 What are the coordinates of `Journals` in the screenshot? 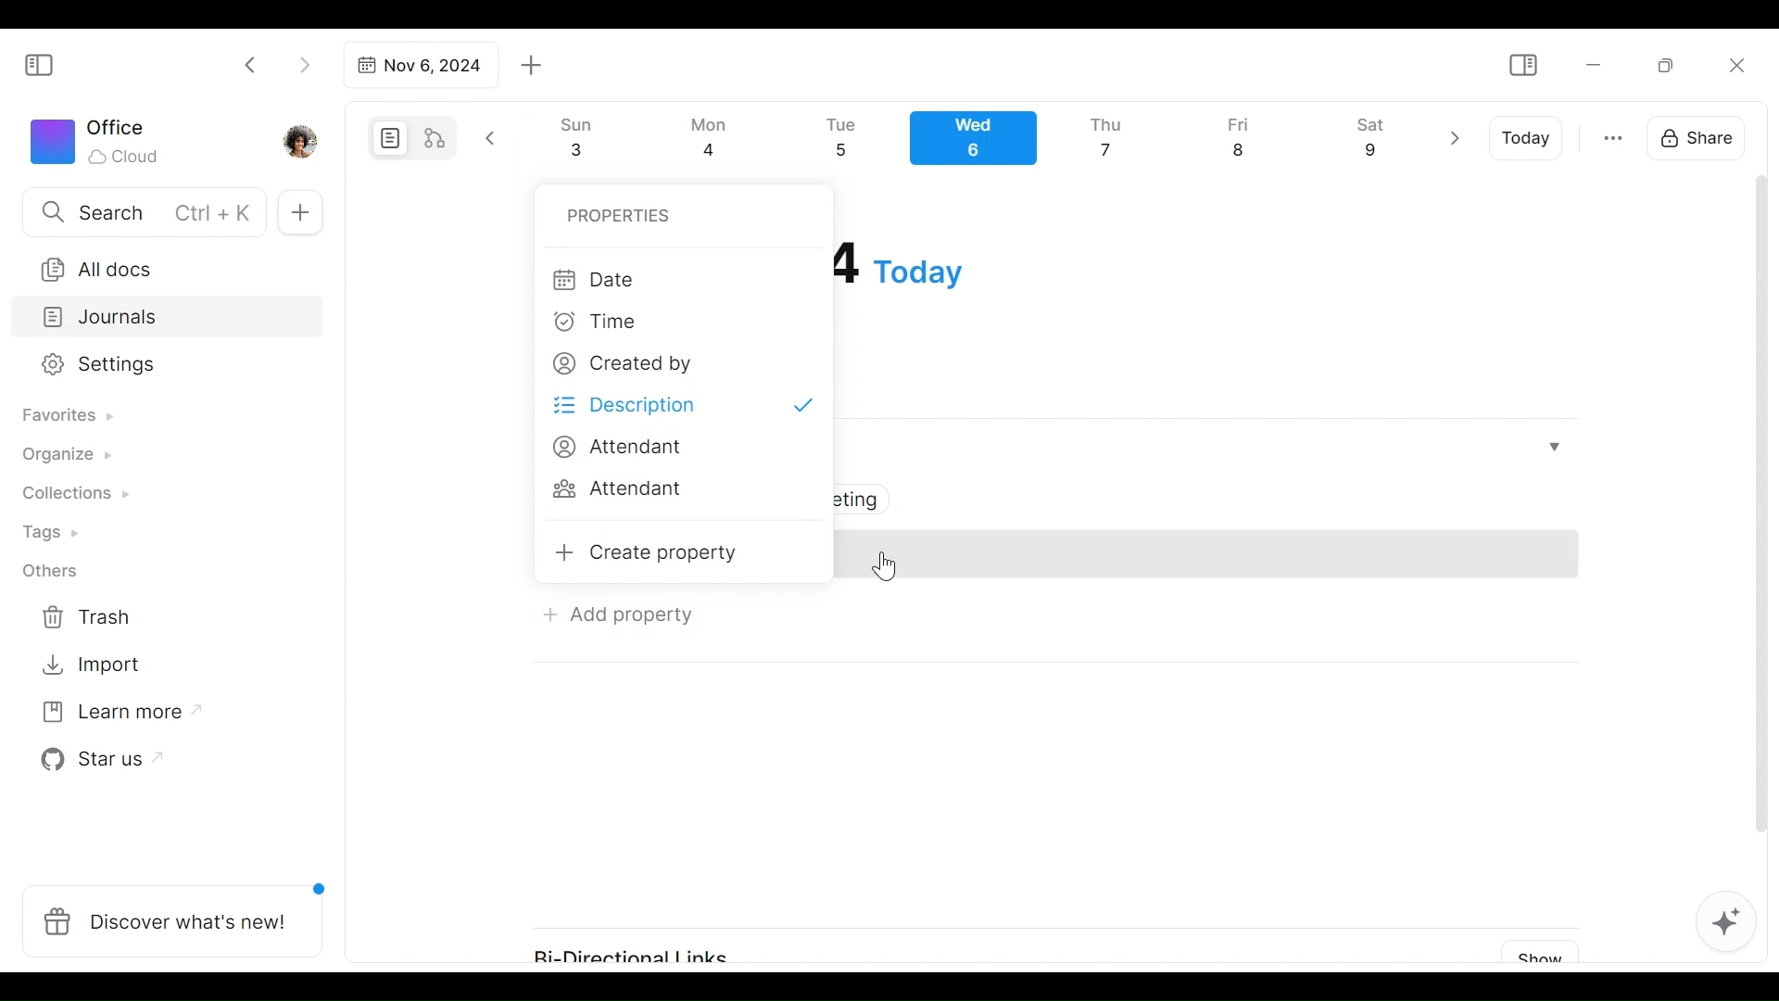 It's located at (169, 319).